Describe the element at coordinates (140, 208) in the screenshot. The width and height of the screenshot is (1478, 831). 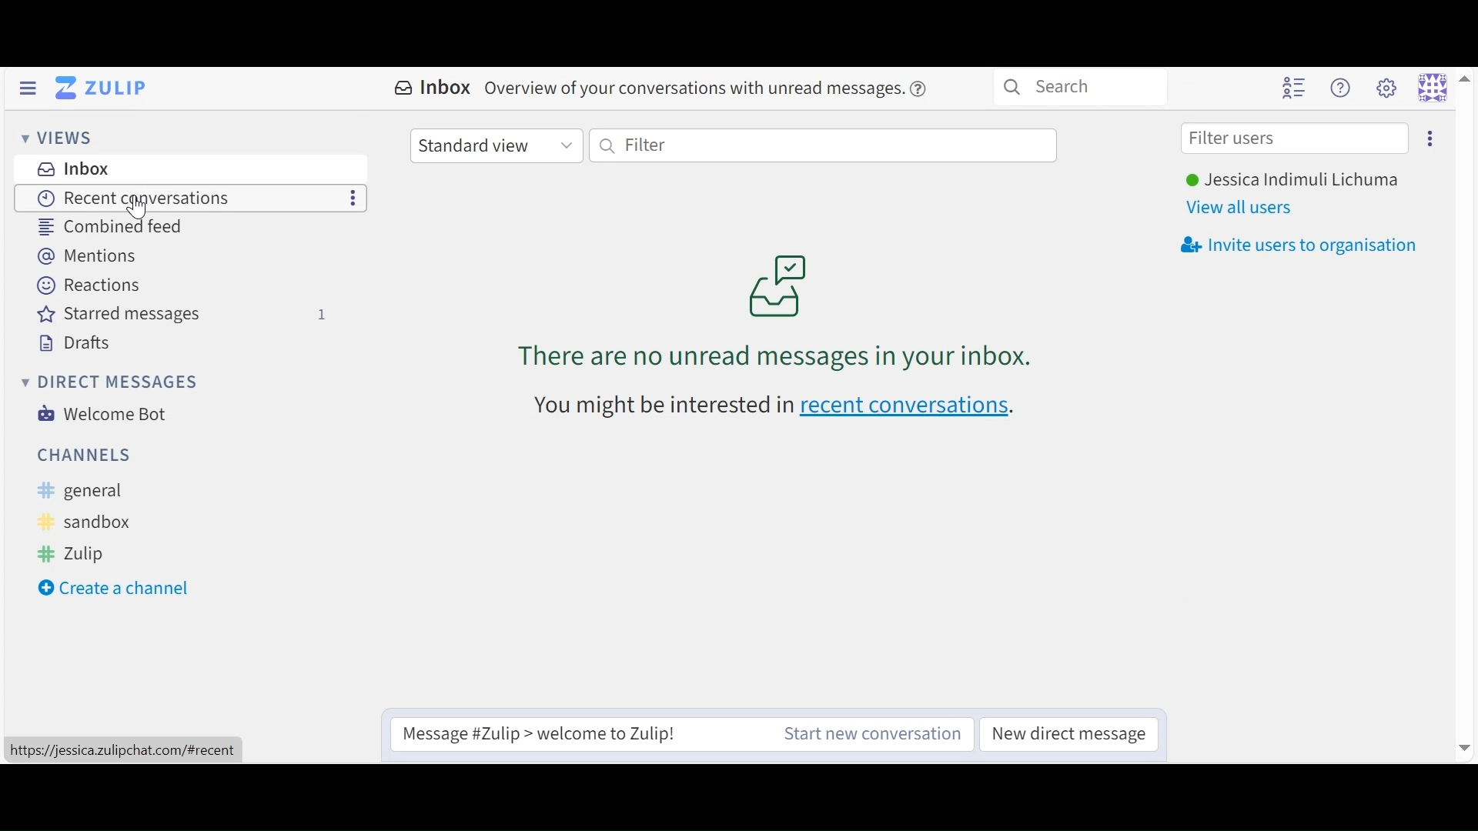
I see `Cursor` at that location.